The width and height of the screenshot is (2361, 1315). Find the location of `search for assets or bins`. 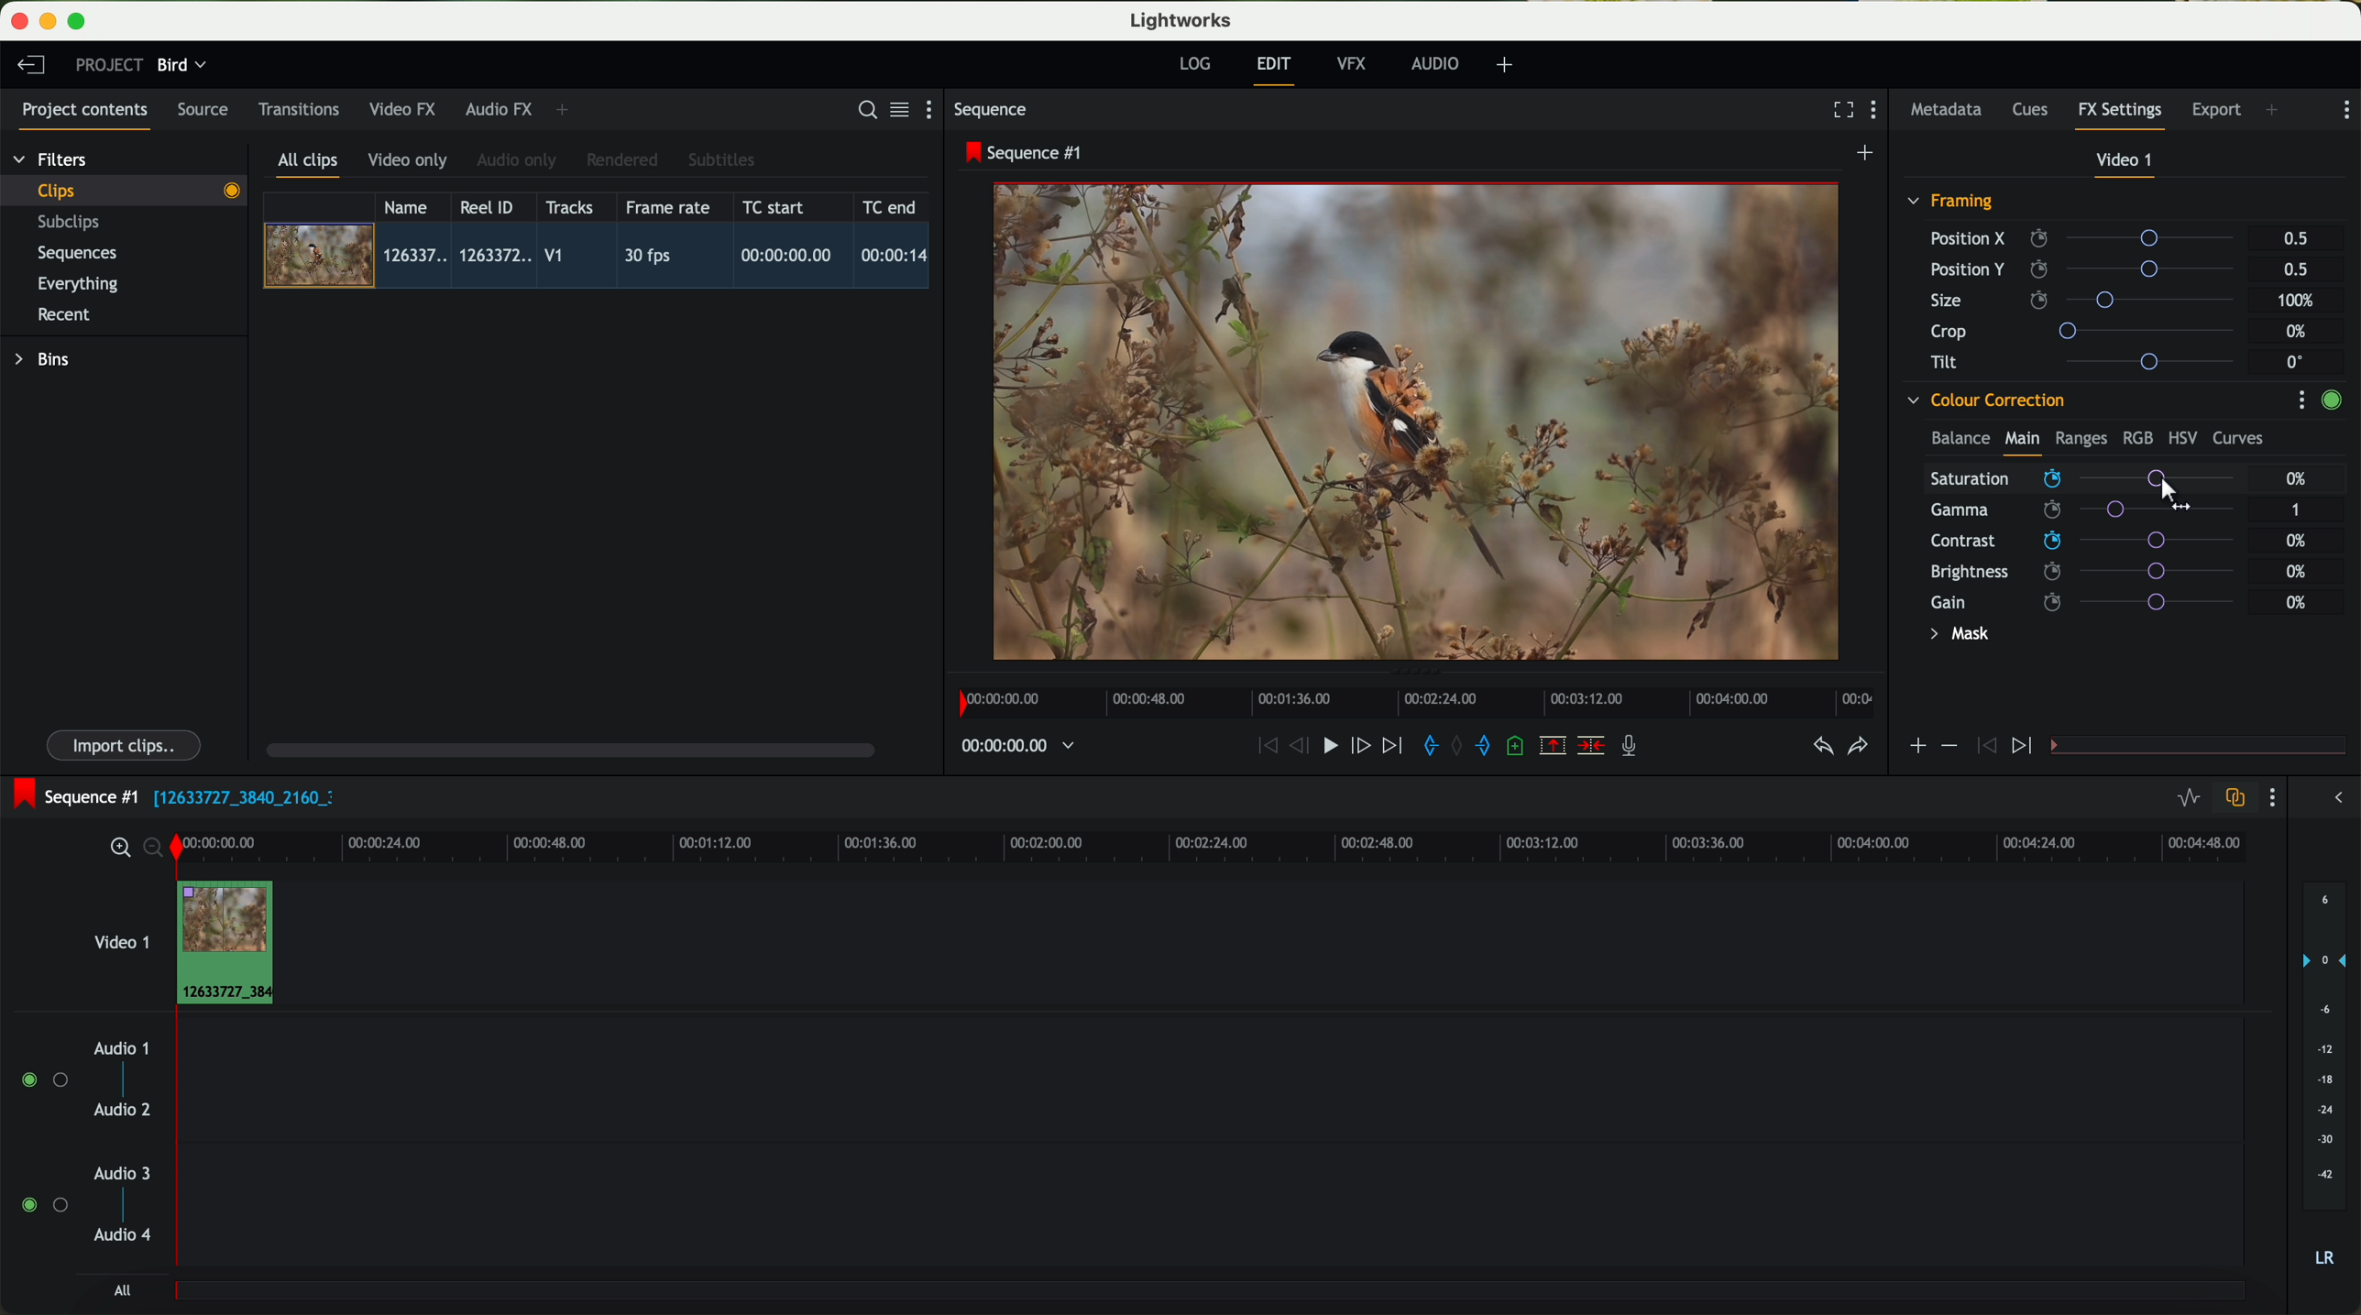

search for assets or bins is located at coordinates (862, 111).